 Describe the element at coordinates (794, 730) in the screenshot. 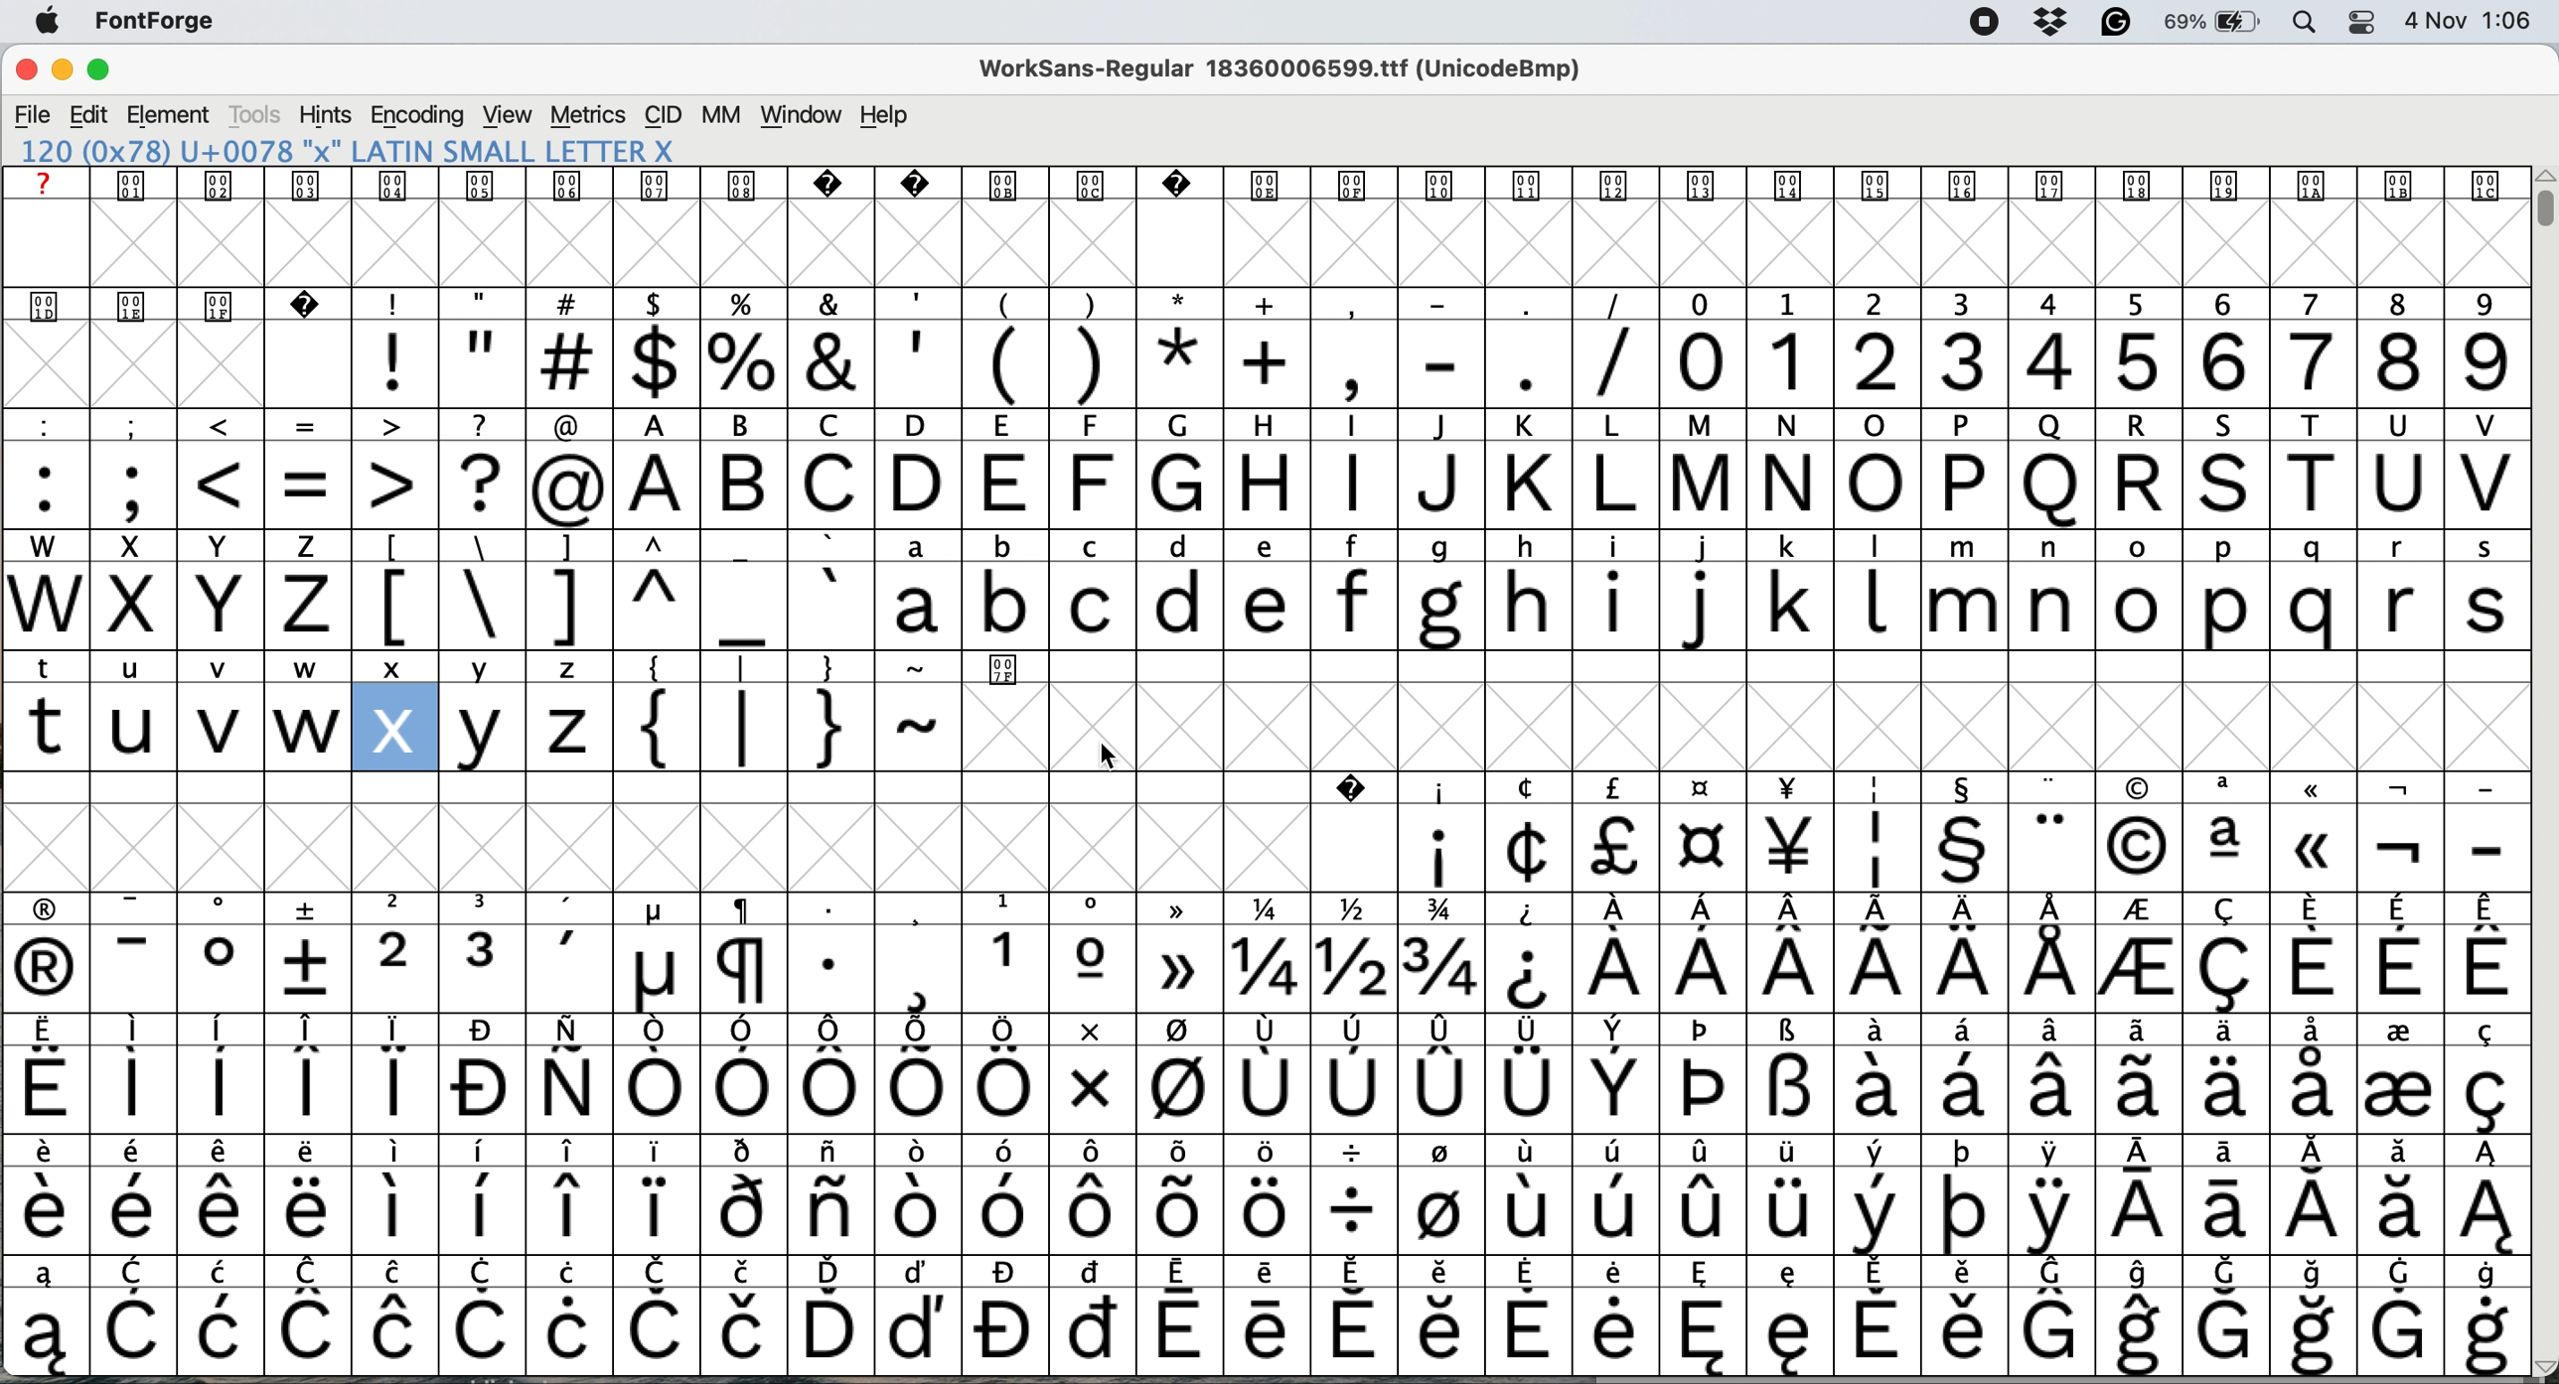

I see `special characters` at that location.